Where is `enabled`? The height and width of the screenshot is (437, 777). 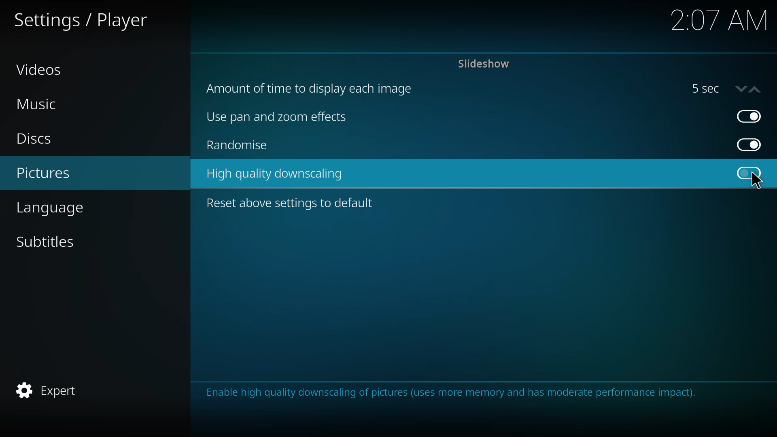 enabled is located at coordinates (749, 116).